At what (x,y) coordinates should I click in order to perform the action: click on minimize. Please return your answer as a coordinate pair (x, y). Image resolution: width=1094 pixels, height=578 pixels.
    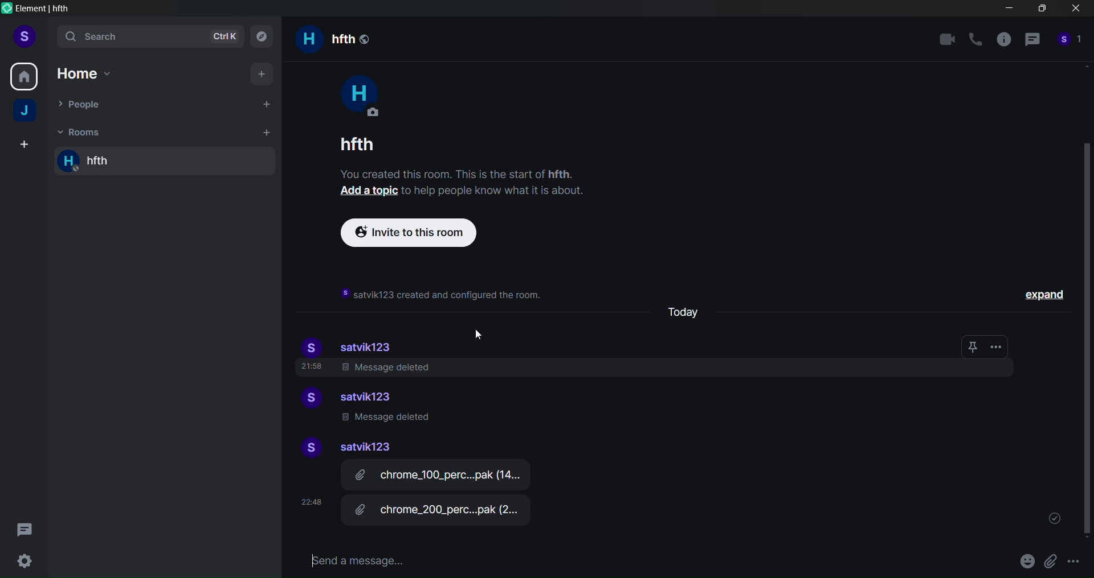
    Looking at the image, I should click on (1009, 10).